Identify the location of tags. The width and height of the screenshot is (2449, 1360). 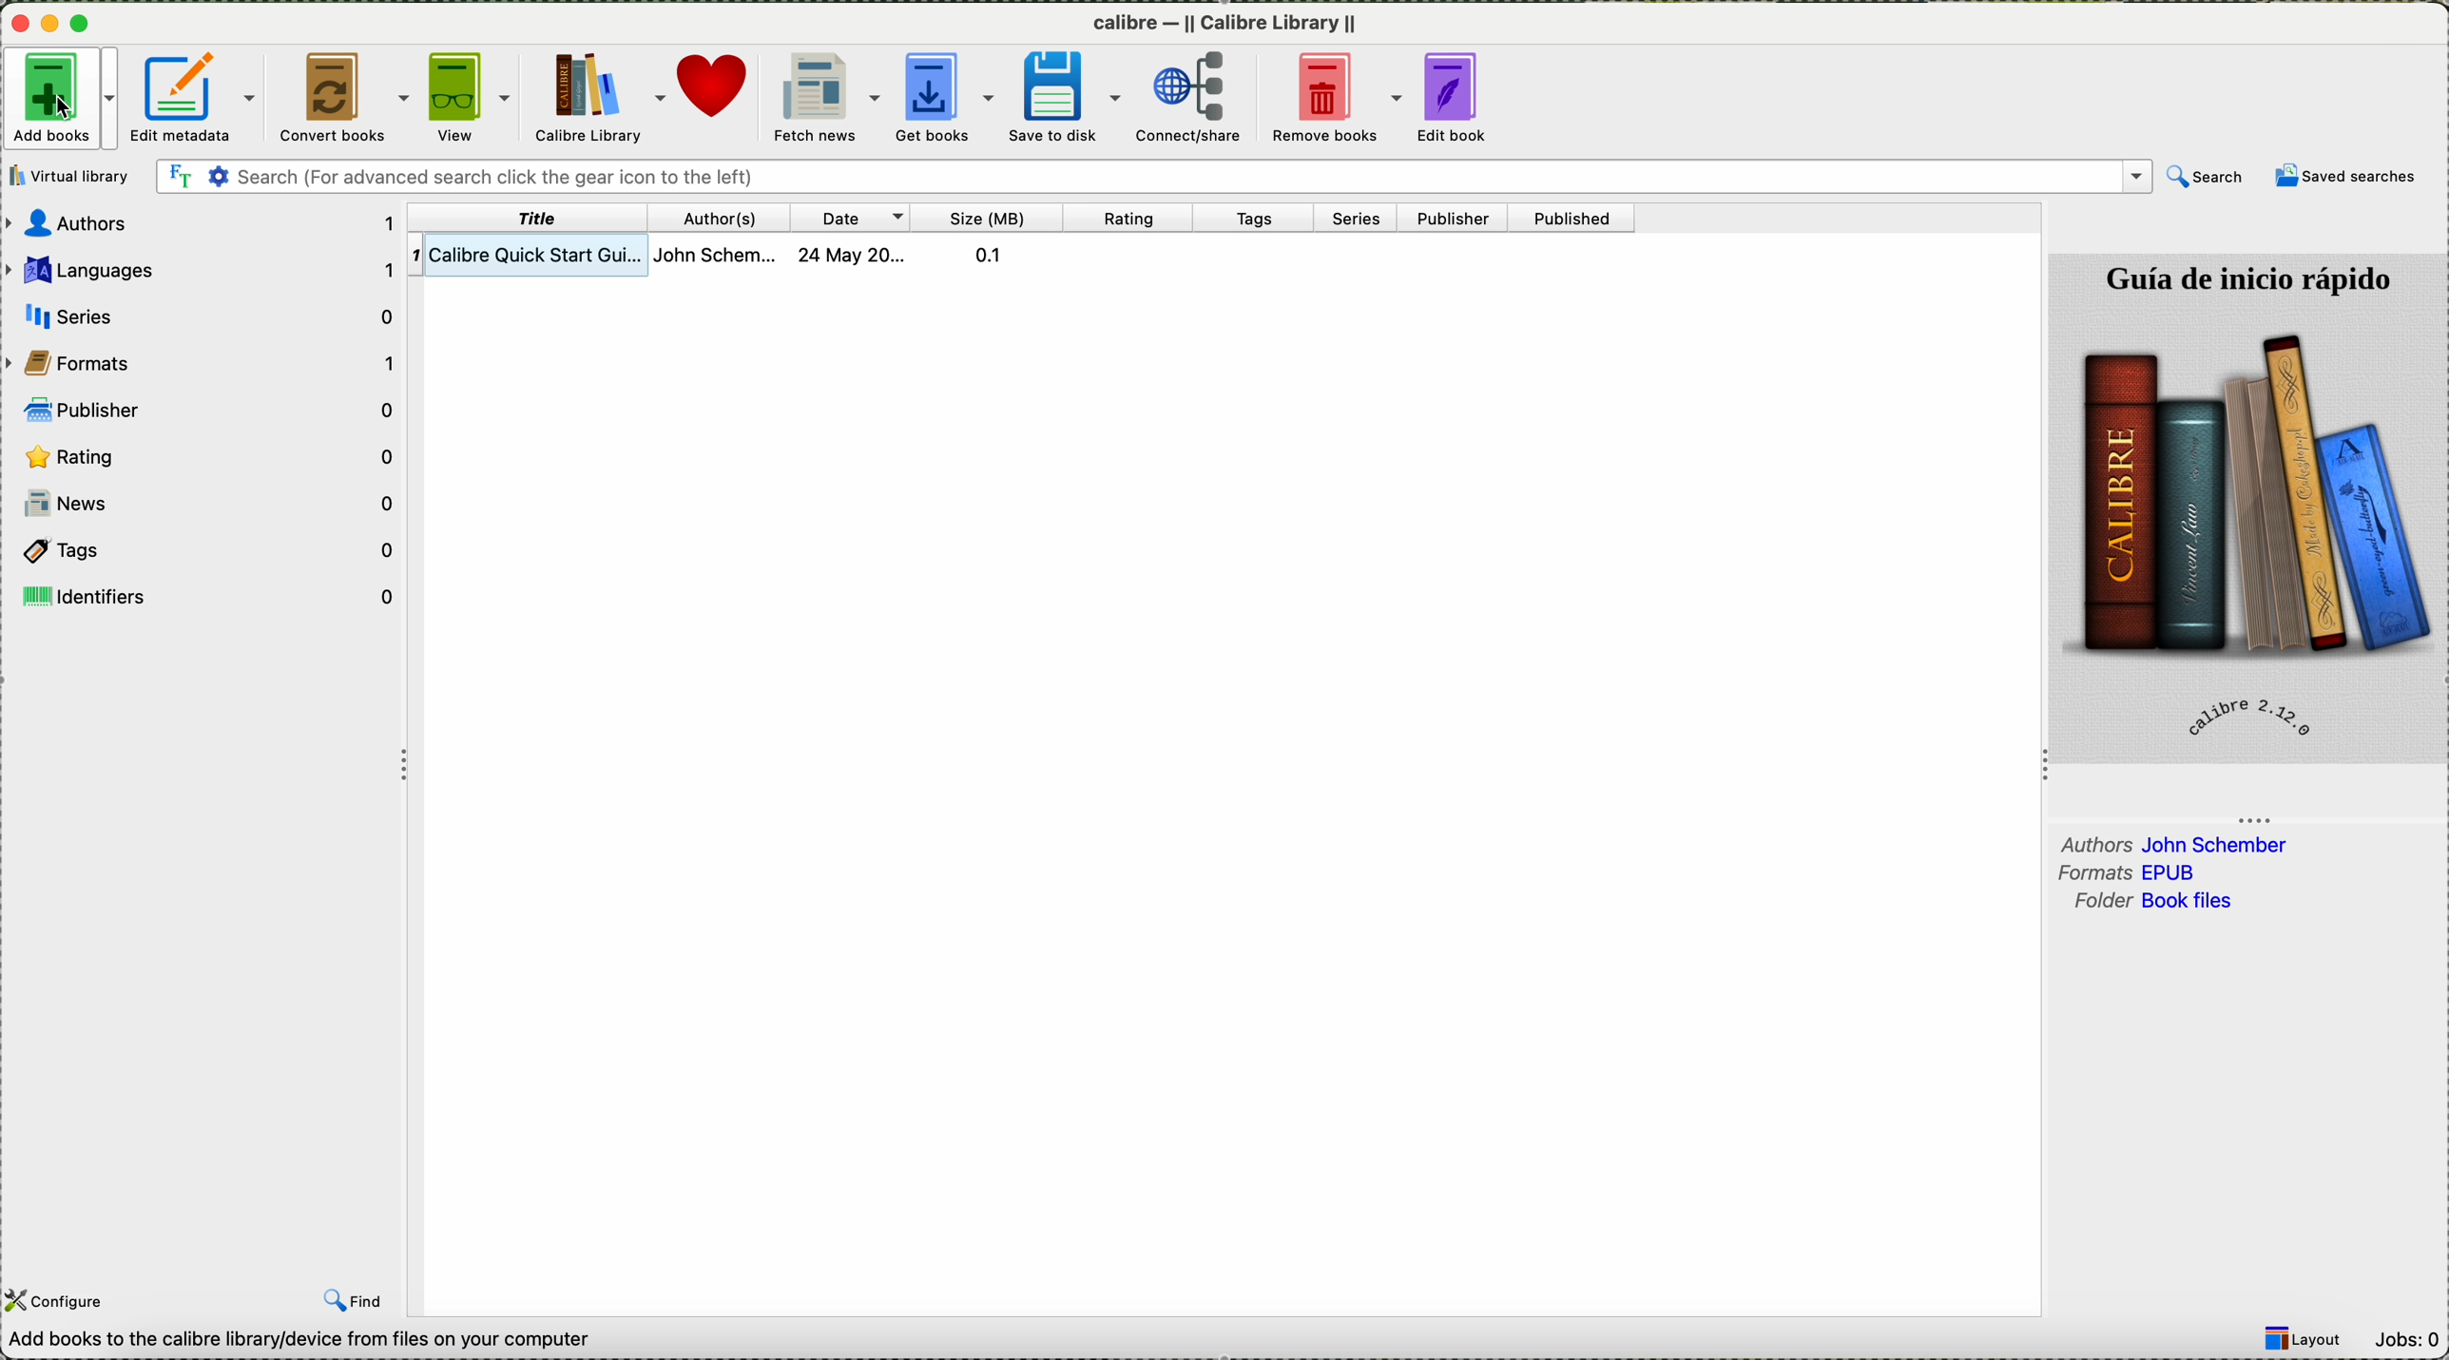
(210, 551).